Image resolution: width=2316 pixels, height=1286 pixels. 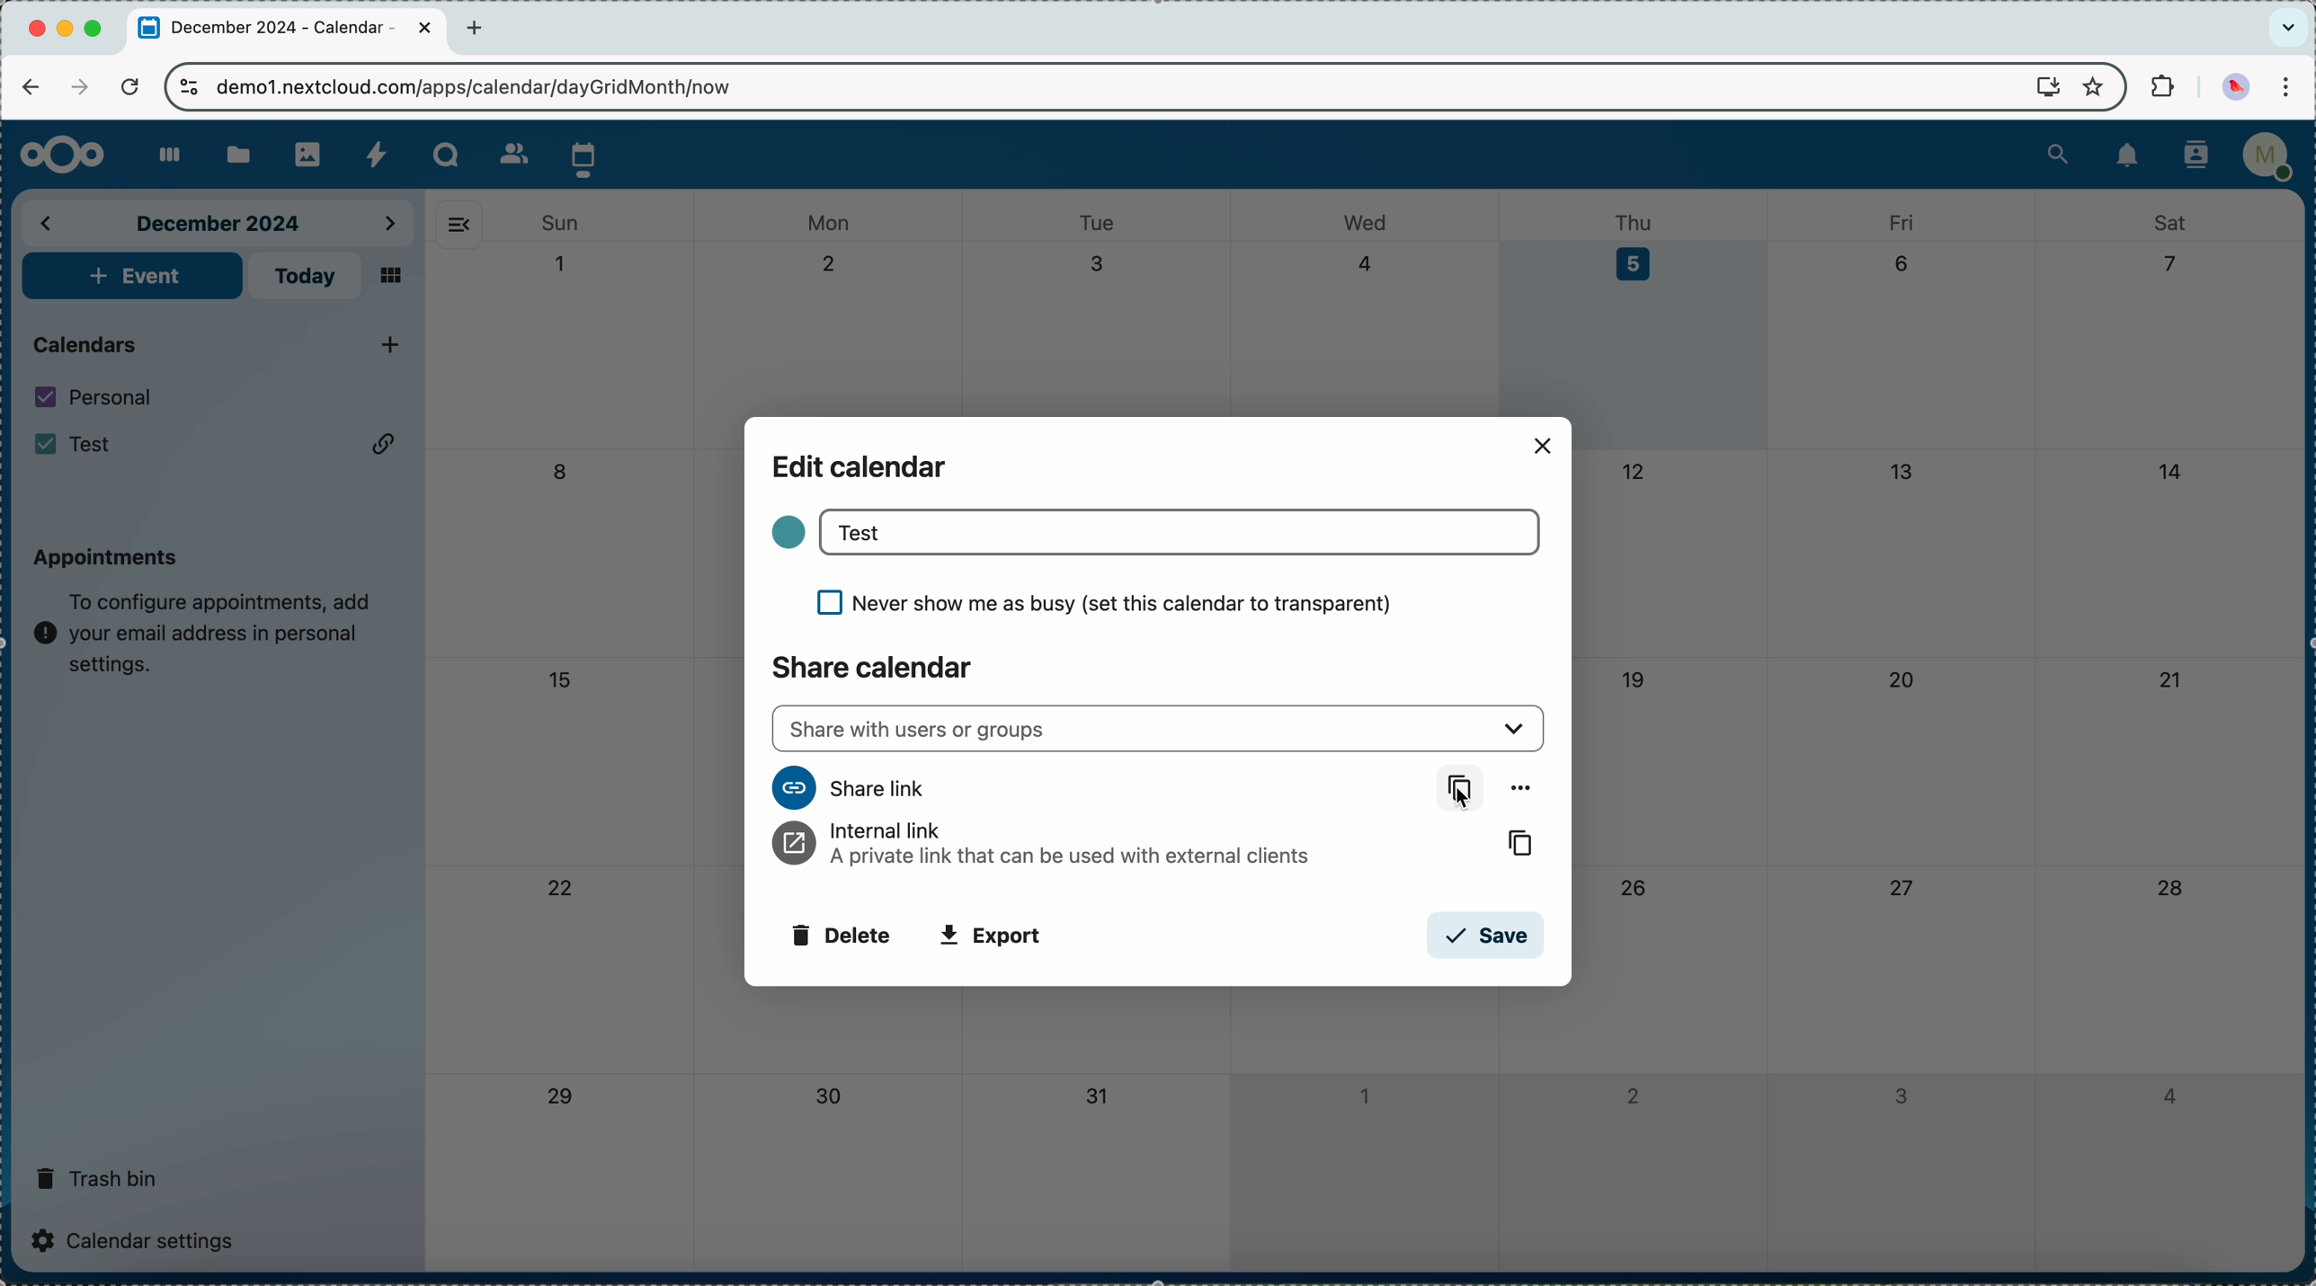 What do you see at coordinates (1363, 1091) in the screenshot?
I see `1` at bounding box center [1363, 1091].